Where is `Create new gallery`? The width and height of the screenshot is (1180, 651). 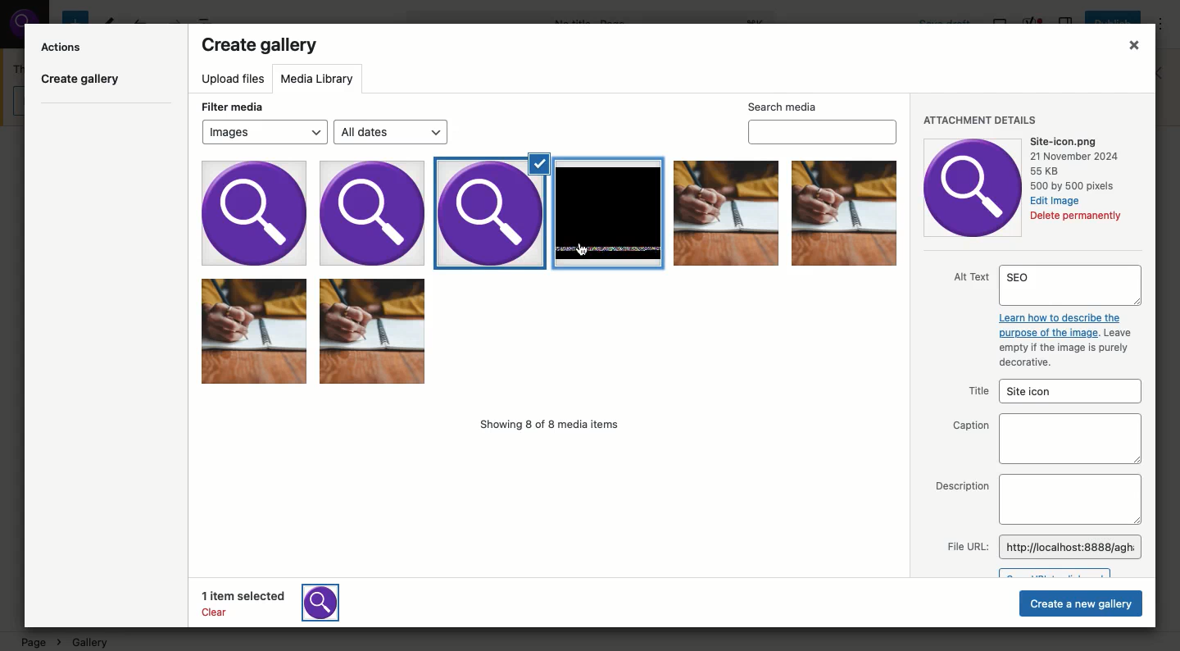
Create new gallery is located at coordinates (1082, 604).